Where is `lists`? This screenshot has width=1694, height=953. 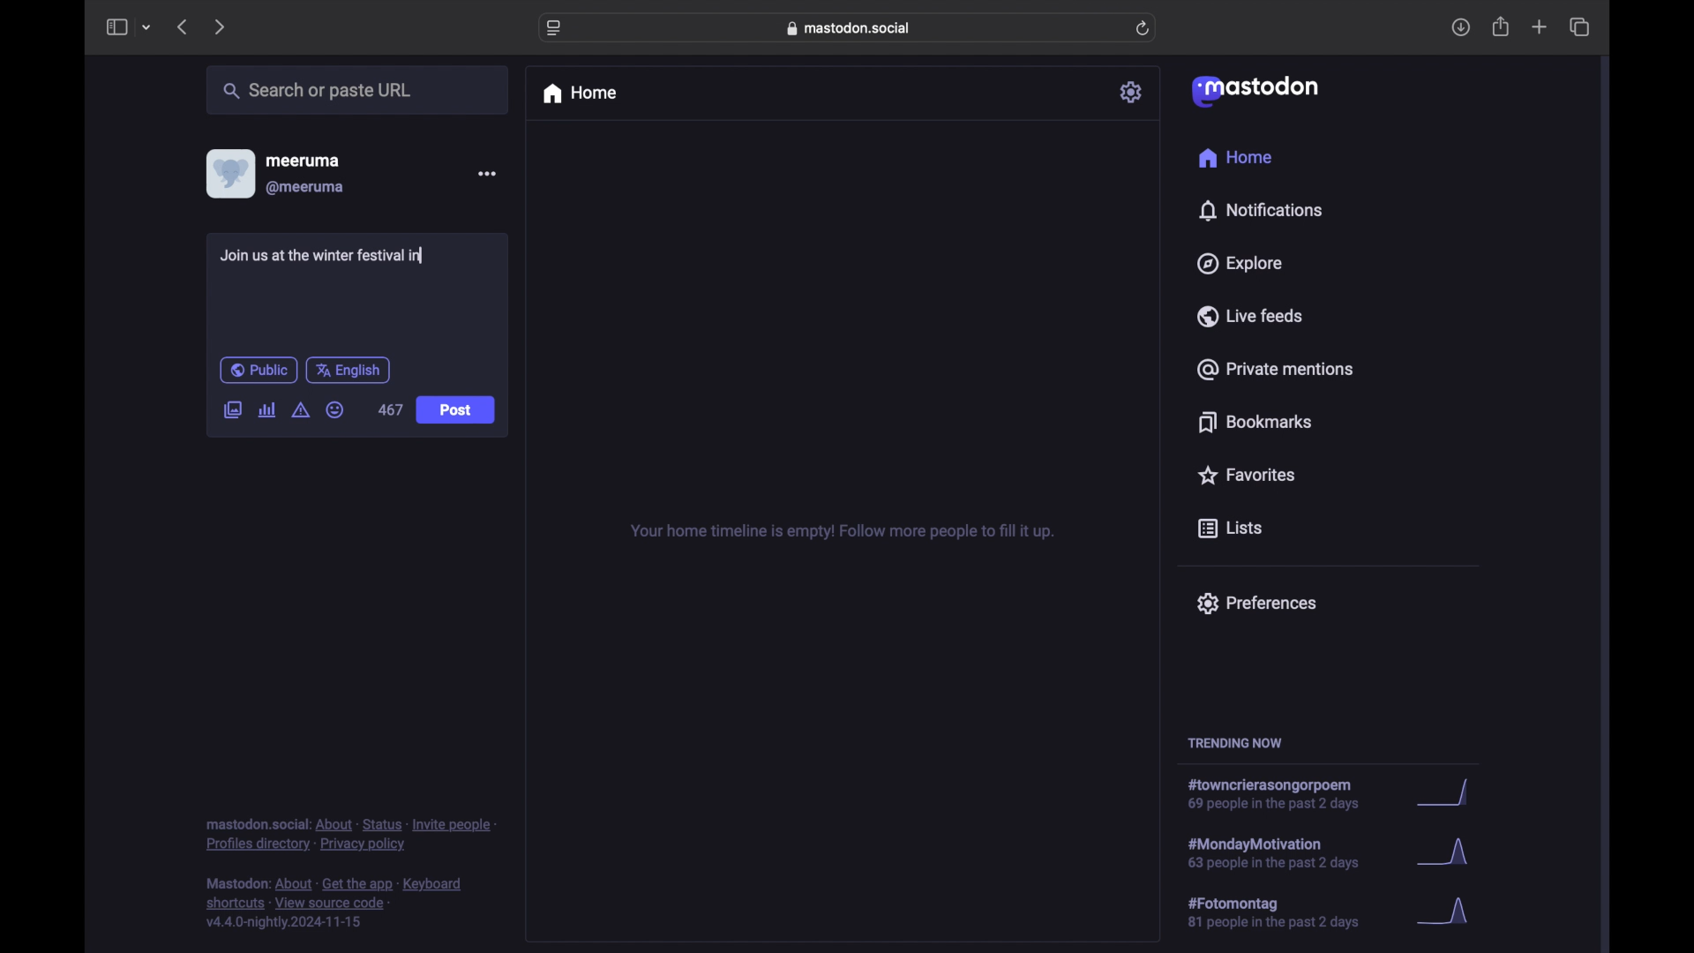 lists is located at coordinates (1230, 529).